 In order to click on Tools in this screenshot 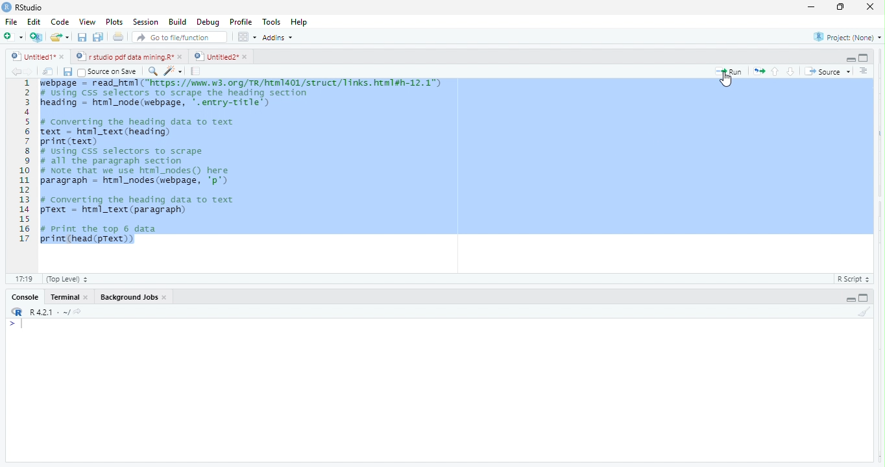, I will do `click(273, 21)`.